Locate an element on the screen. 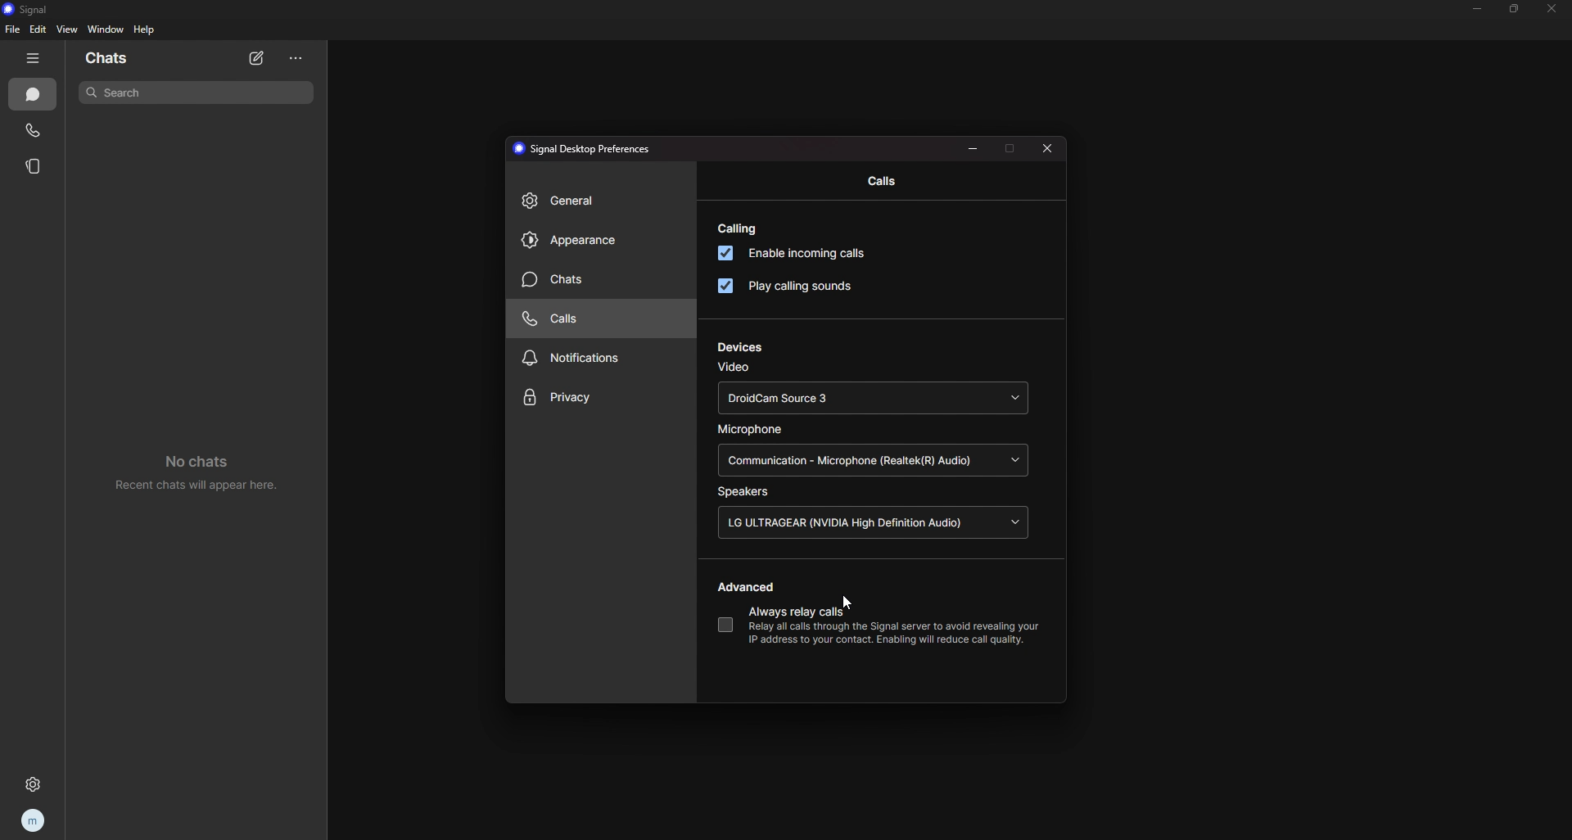  speakers is located at coordinates (743, 494).